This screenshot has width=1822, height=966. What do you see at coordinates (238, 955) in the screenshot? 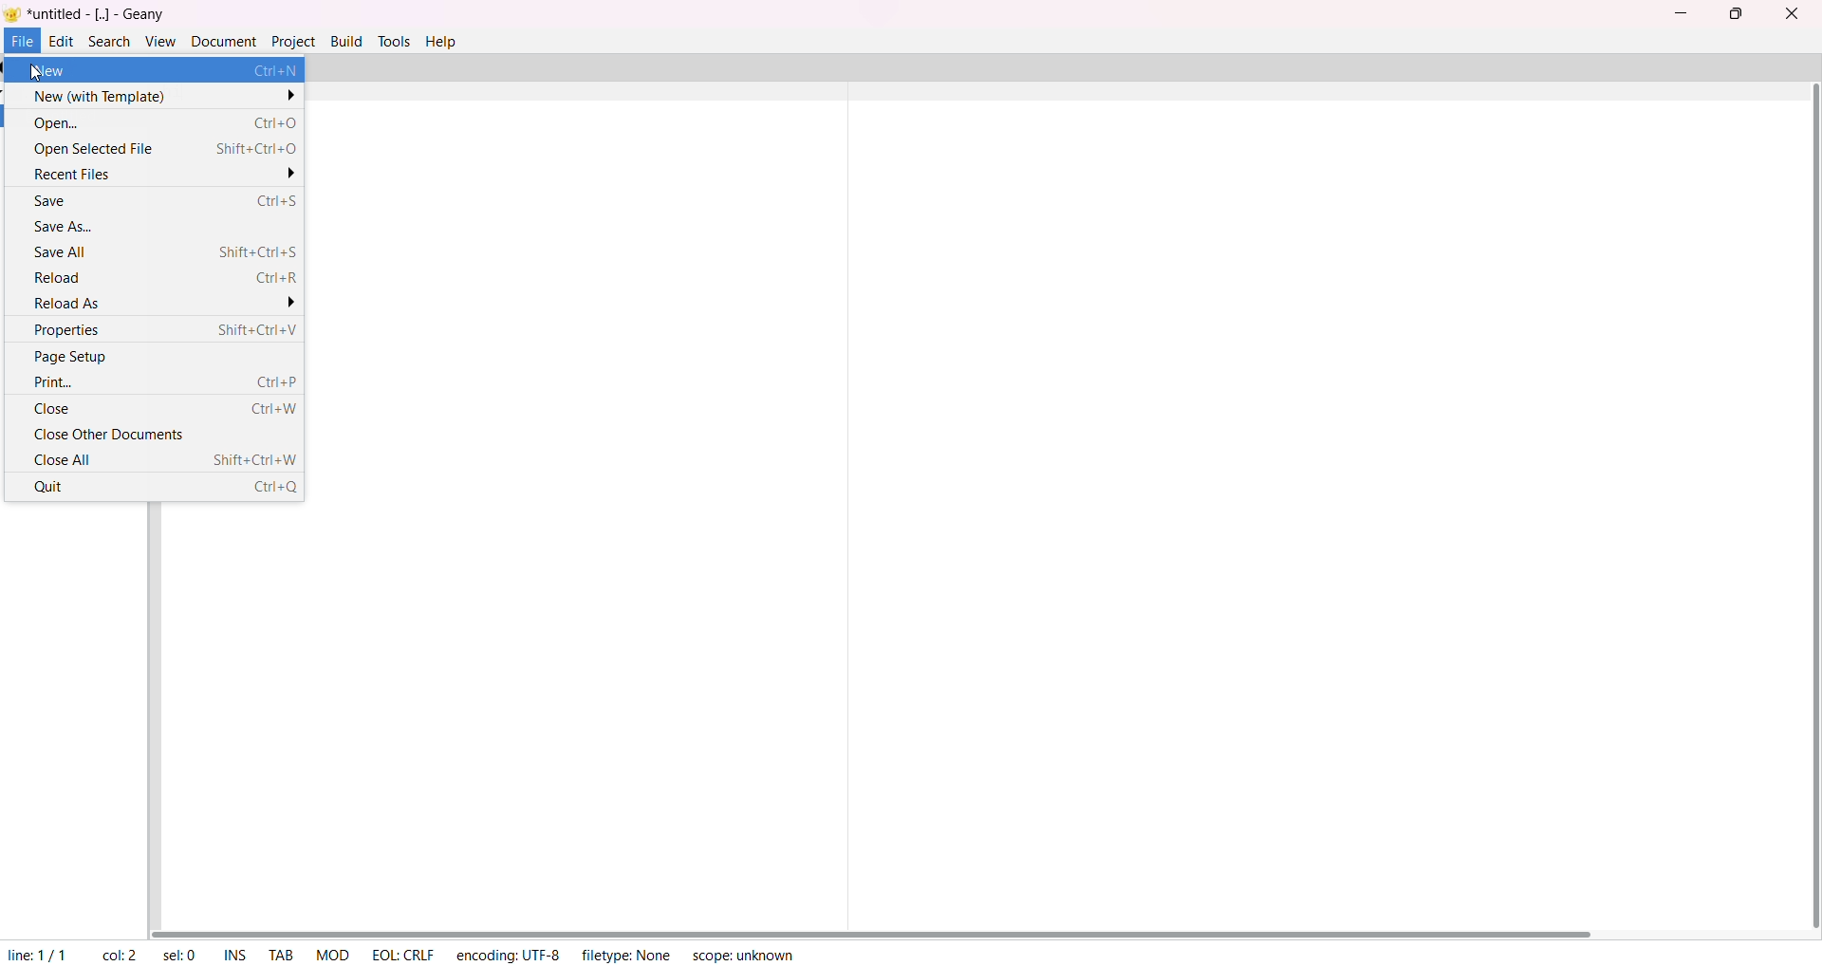
I see `ins` at bounding box center [238, 955].